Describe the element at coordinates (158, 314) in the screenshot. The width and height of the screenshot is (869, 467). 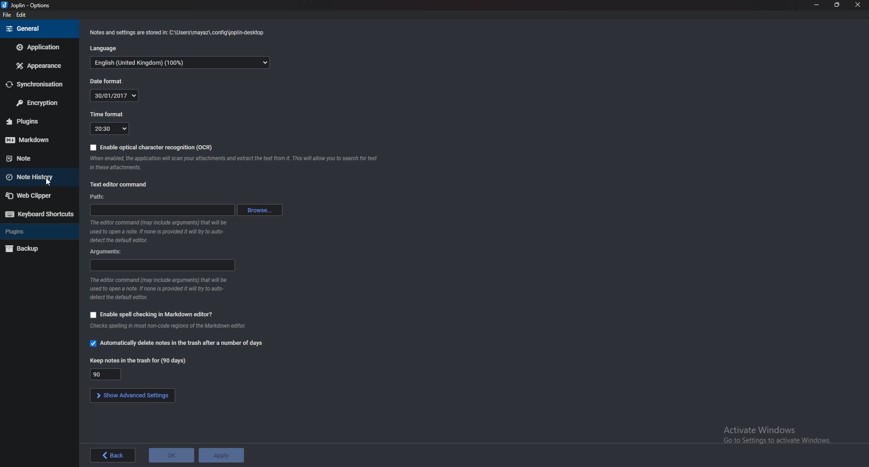
I see `enable spell checking` at that location.